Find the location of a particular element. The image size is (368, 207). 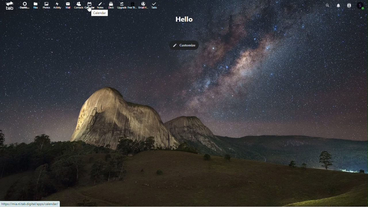

contacts is located at coordinates (78, 5).